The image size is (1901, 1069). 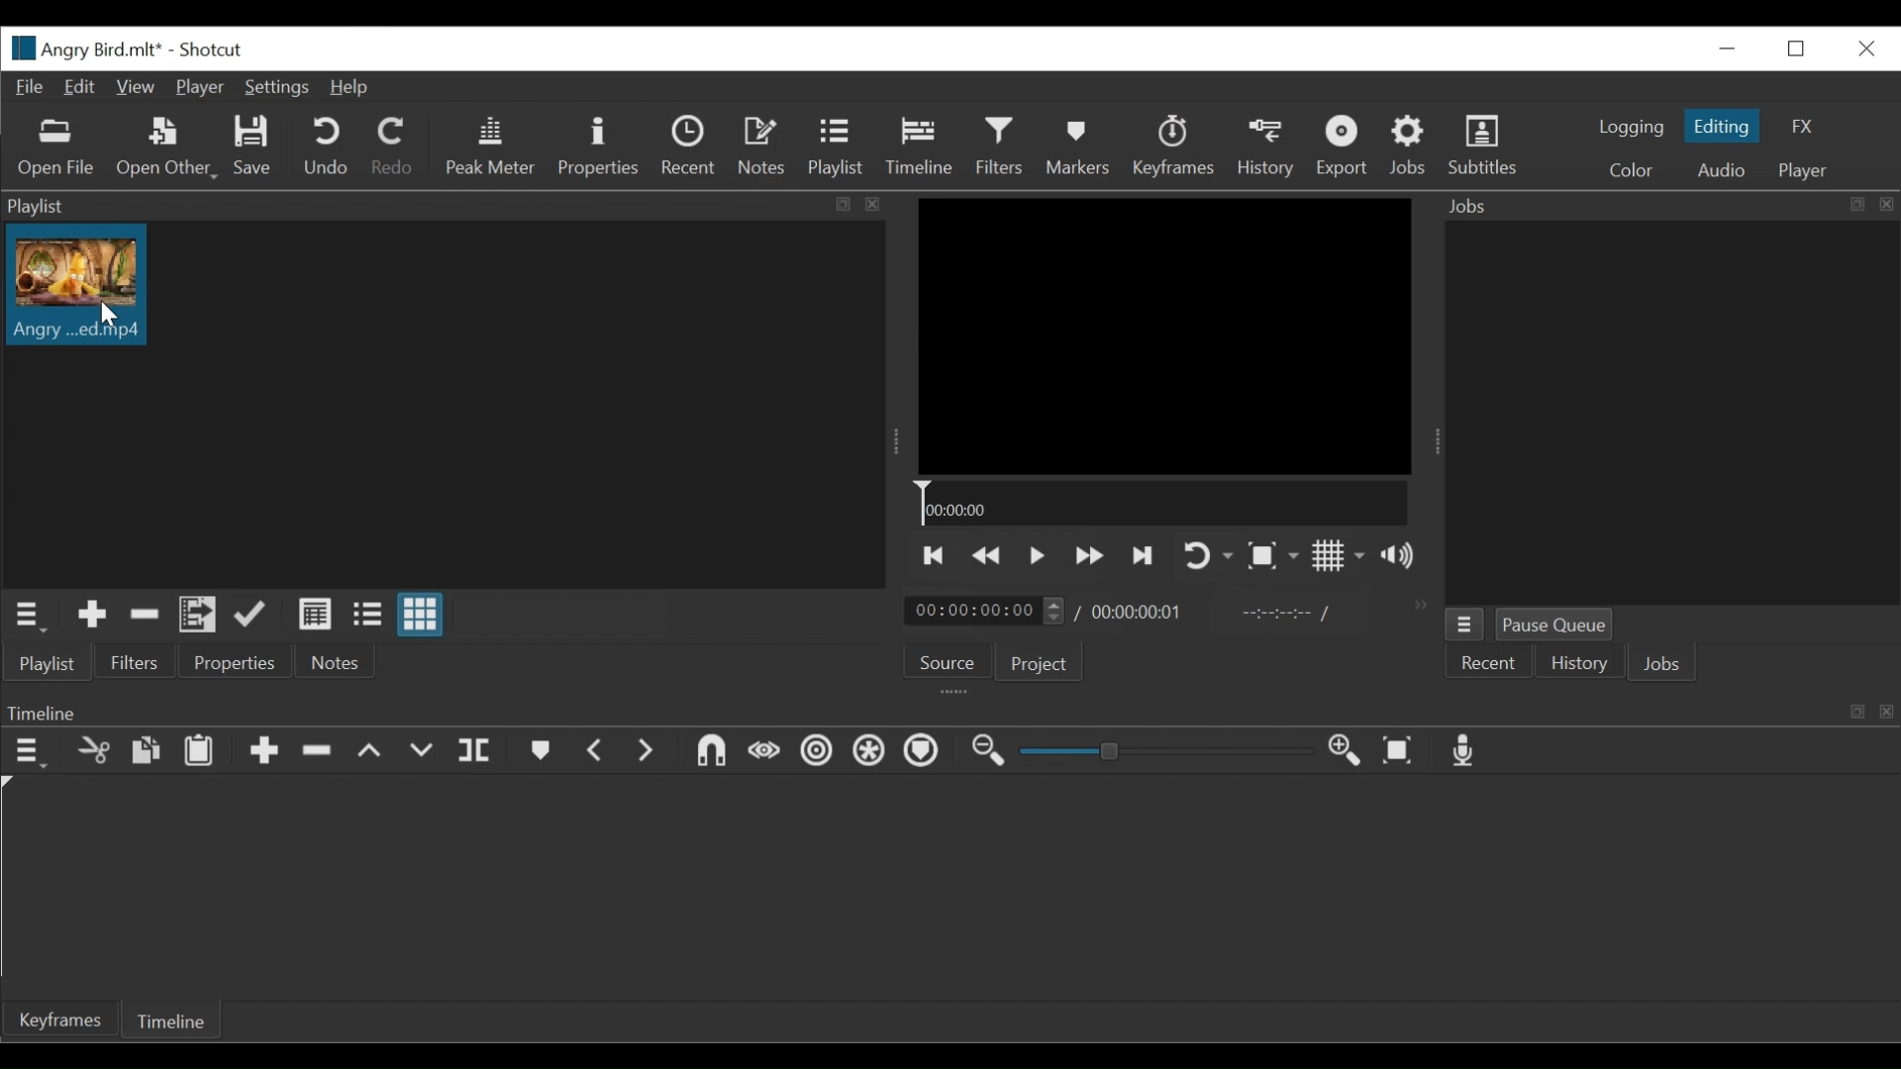 What do you see at coordinates (1266, 147) in the screenshot?
I see `History` at bounding box center [1266, 147].